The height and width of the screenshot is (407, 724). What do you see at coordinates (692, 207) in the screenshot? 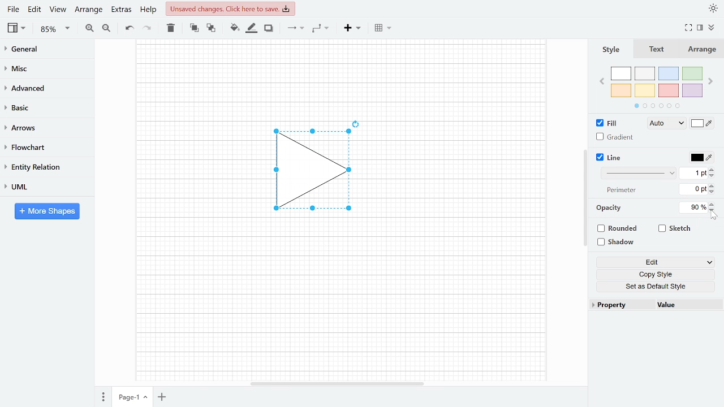
I see `Current Opacity` at bounding box center [692, 207].